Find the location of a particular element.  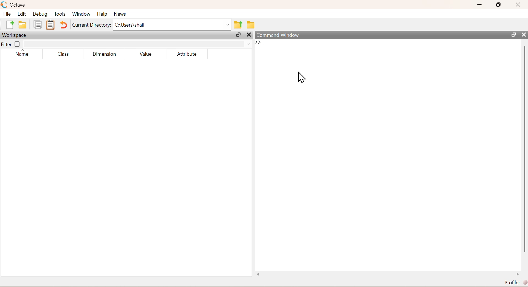

>> is located at coordinates (258, 42).